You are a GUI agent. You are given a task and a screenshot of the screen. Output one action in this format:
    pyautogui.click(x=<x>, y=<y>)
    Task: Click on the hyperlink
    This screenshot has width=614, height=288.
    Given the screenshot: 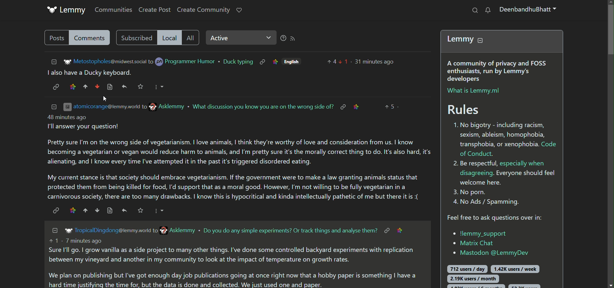 What is the action you would take?
    pyautogui.click(x=262, y=62)
    